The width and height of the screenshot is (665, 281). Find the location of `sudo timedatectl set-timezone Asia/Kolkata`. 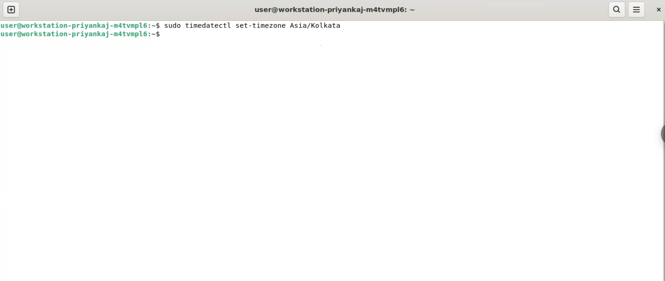

sudo timedatectl set-timezone Asia/Kolkata is located at coordinates (254, 25).